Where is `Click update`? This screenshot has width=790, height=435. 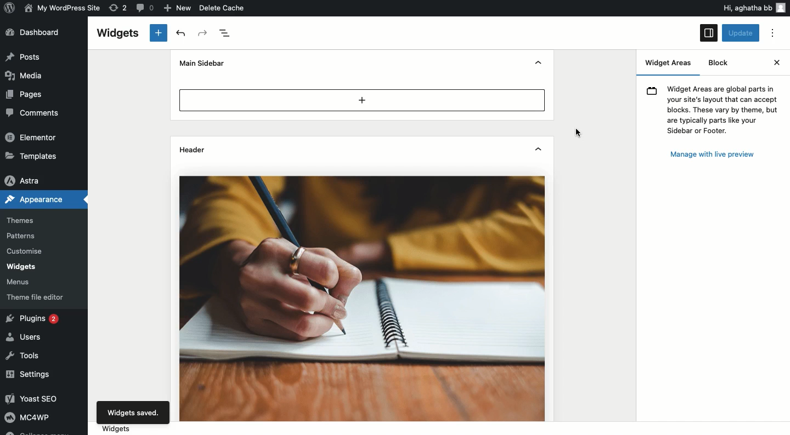 Click update is located at coordinates (742, 33).